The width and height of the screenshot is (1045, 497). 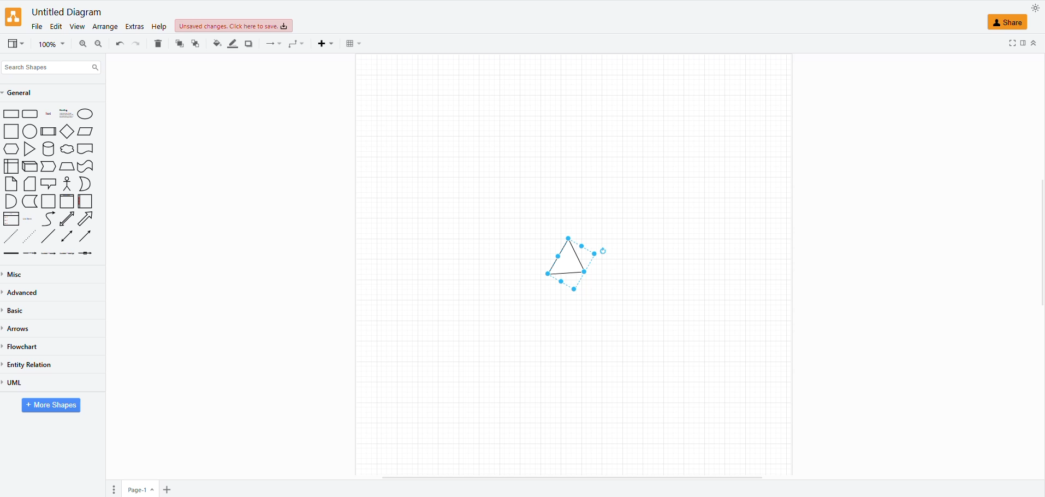 I want to click on Chat Icon, so click(x=49, y=184).